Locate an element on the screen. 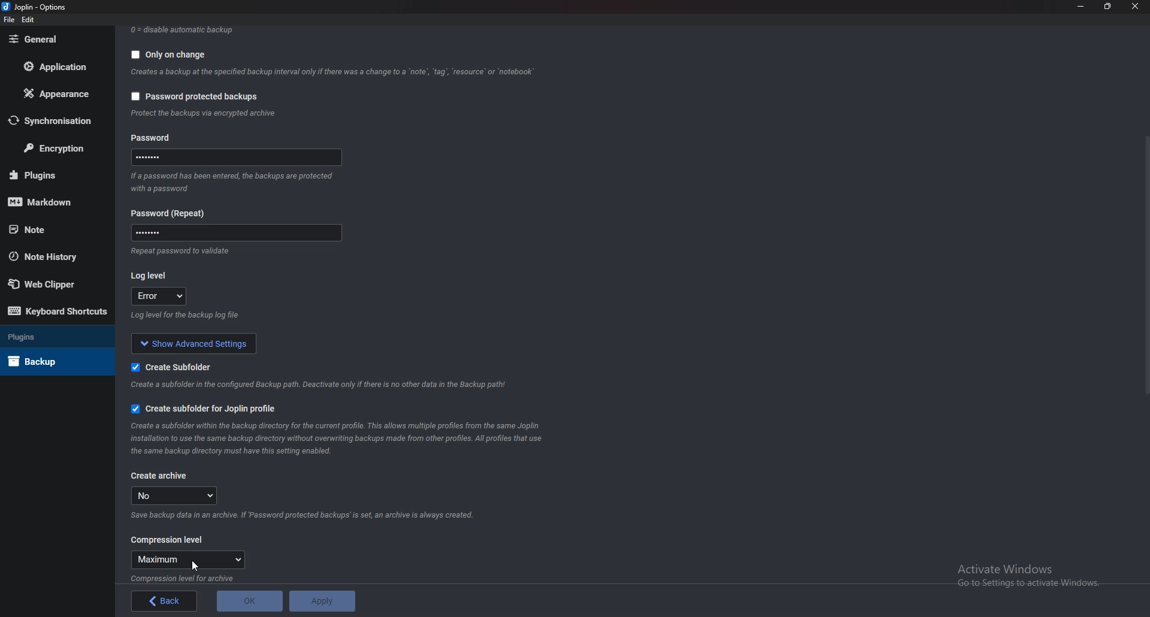 The width and height of the screenshot is (1150, 617). Plugins is located at coordinates (48, 335).